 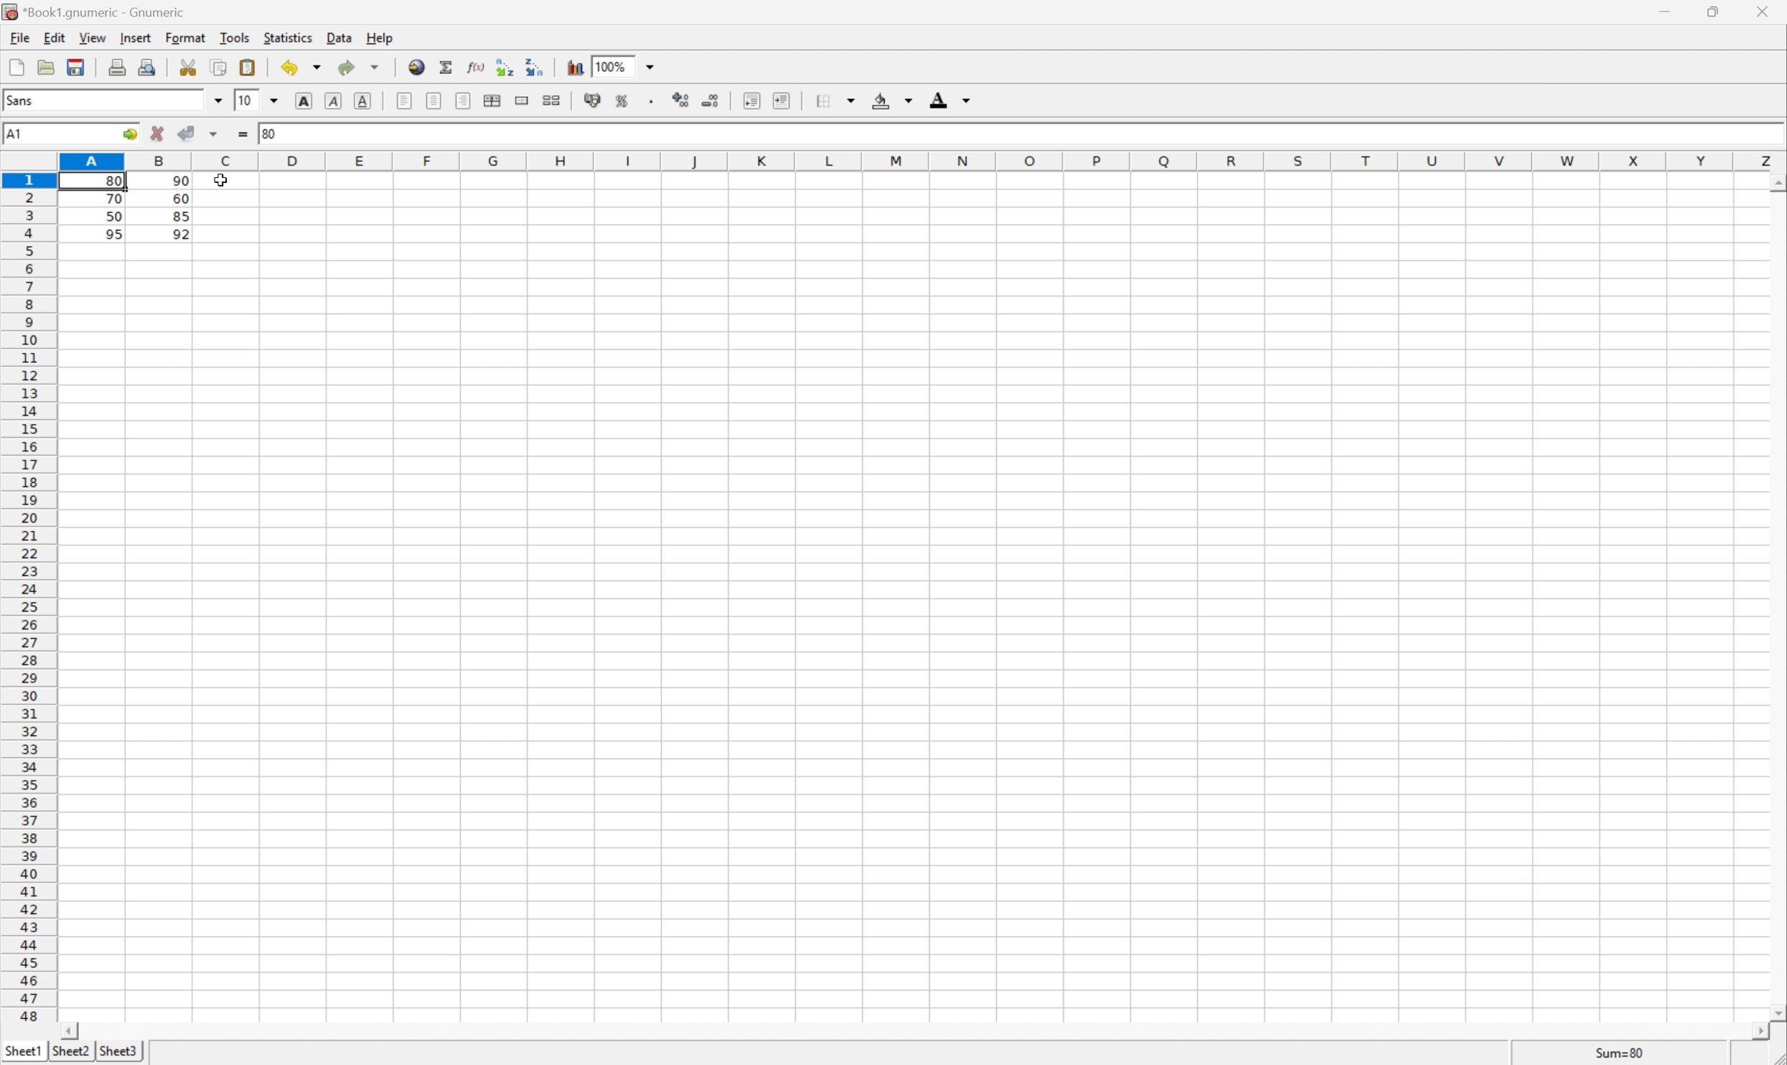 What do you see at coordinates (554, 100) in the screenshot?
I see `Split merged ranges of cells` at bounding box center [554, 100].